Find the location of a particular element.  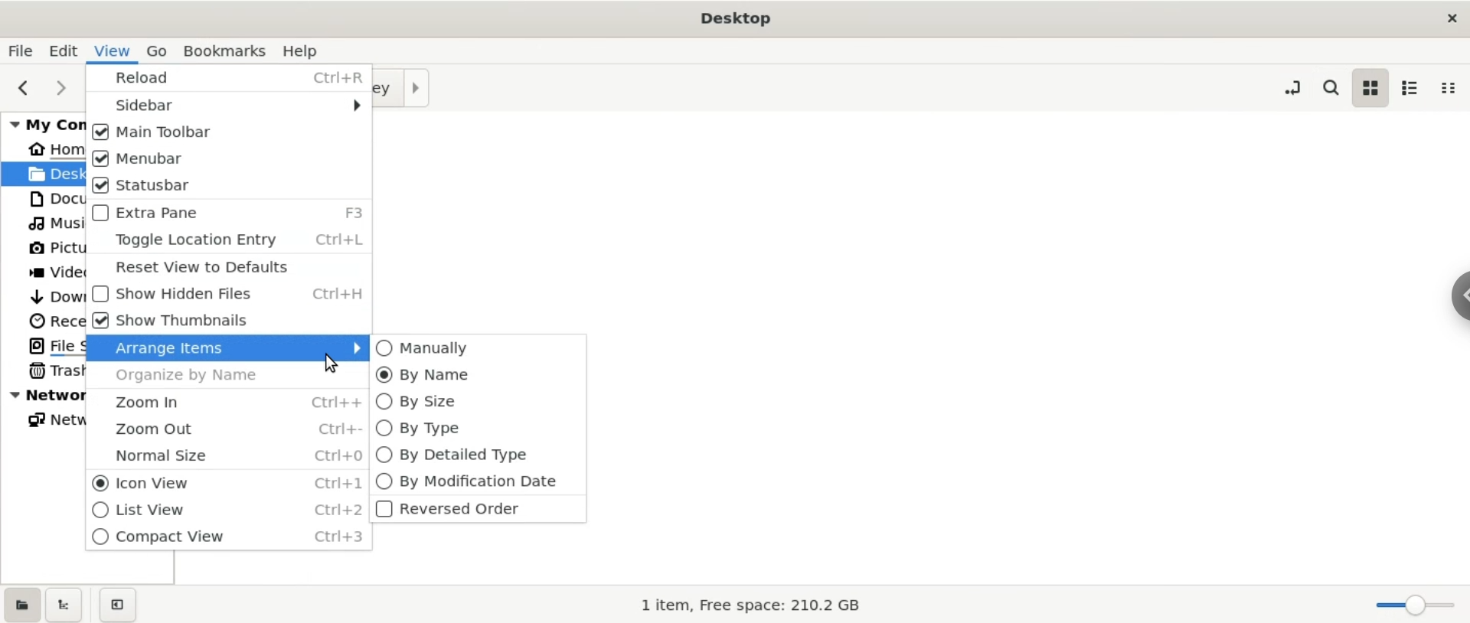

by type is located at coordinates (480, 429).